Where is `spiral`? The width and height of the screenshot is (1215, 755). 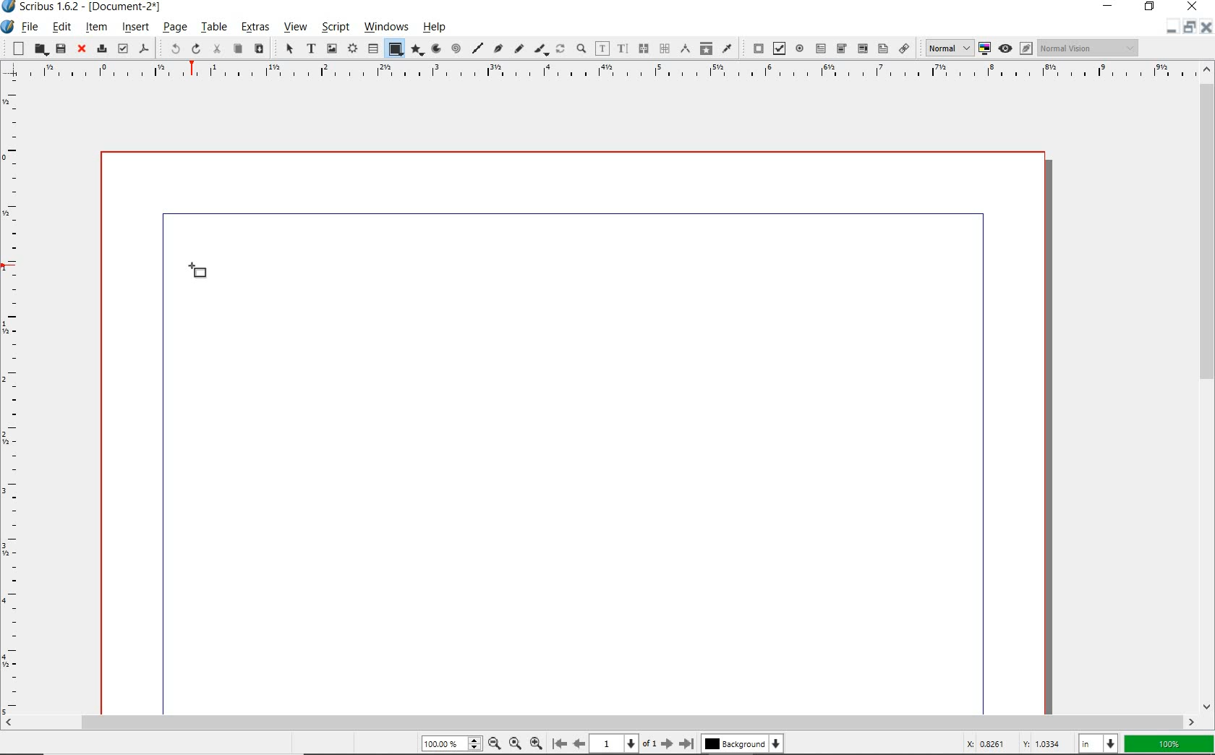
spiral is located at coordinates (458, 48).